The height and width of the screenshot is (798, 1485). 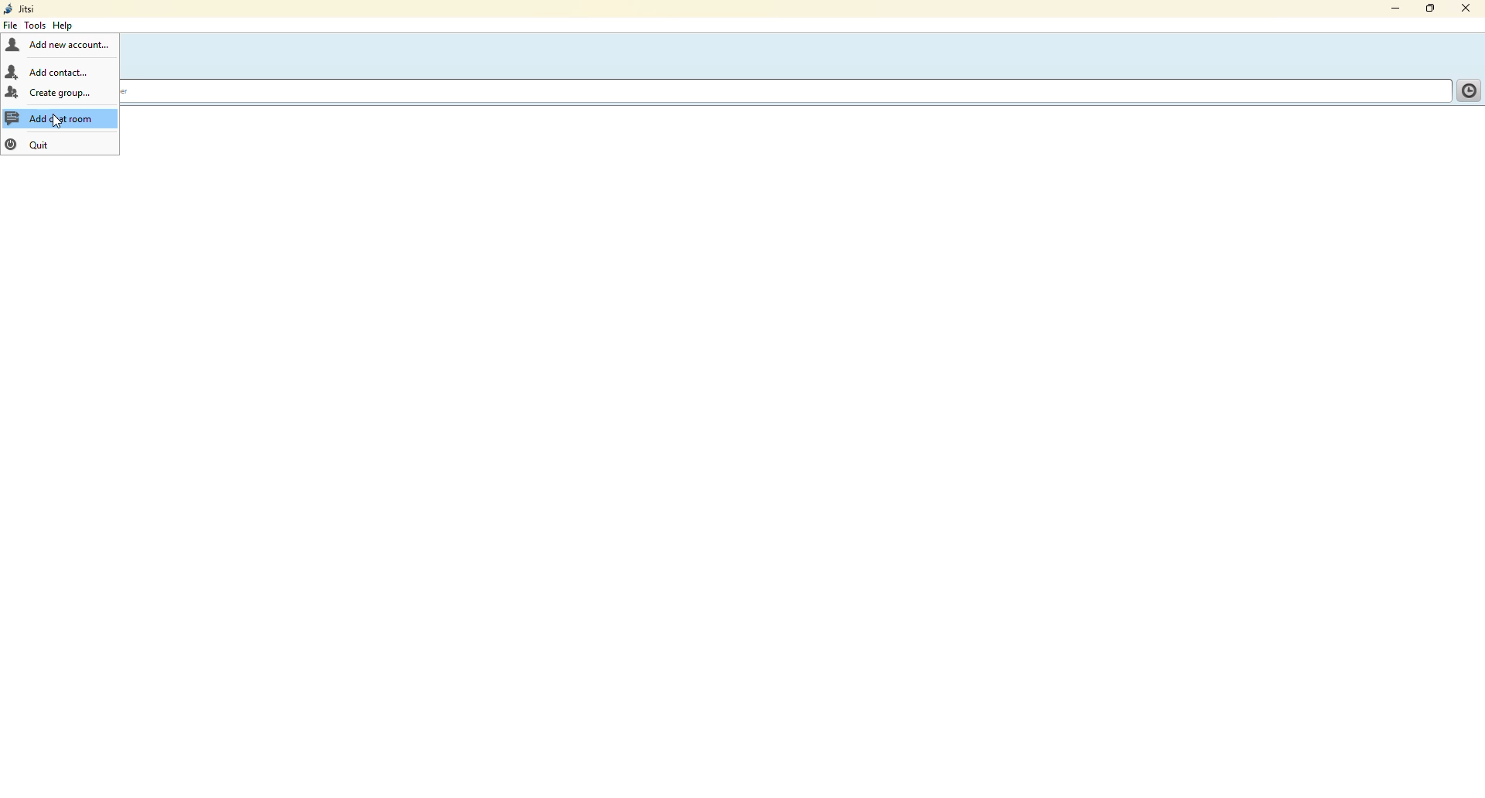 What do you see at coordinates (63, 94) in the screenshot?
I see `create group` at bounding box center [63, 94].